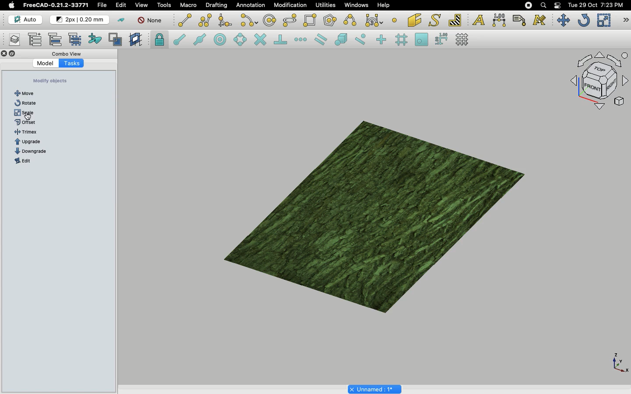  What do you see at coordinates (543, 5) in the screenshot?
I see `Search` at bounding box center [543, 5].